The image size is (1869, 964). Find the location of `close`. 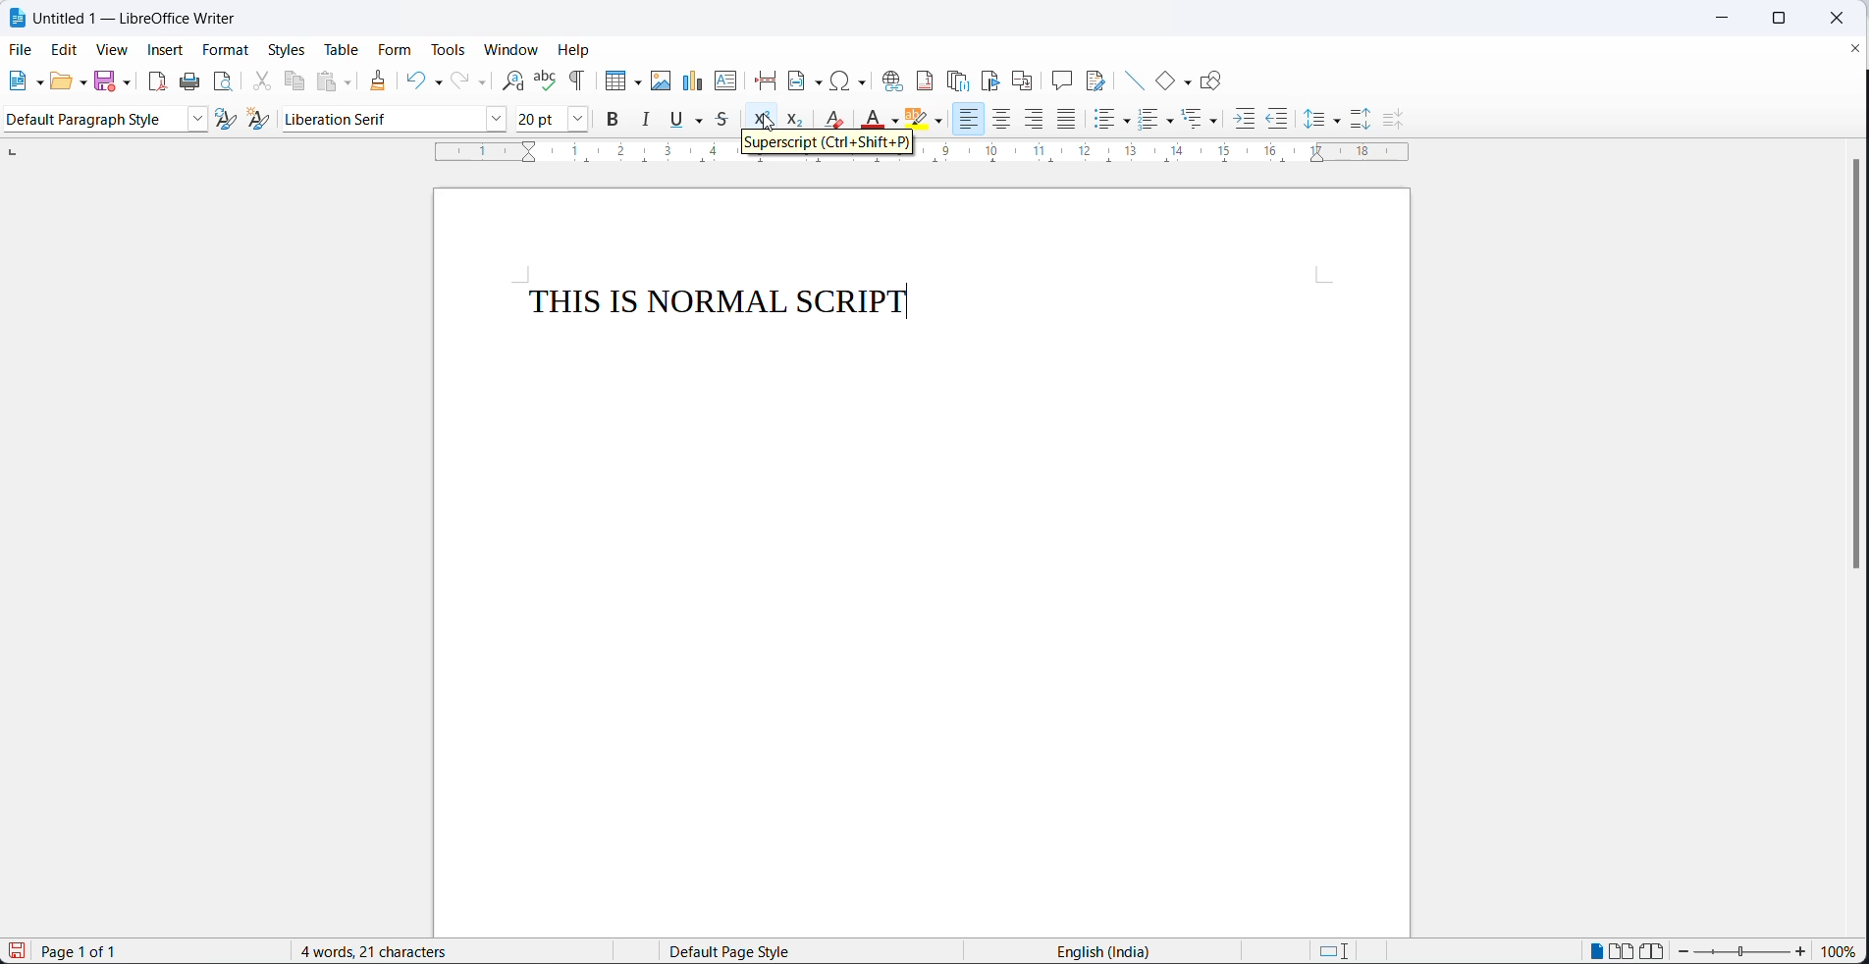

close is located at coordinates (1836, 20).